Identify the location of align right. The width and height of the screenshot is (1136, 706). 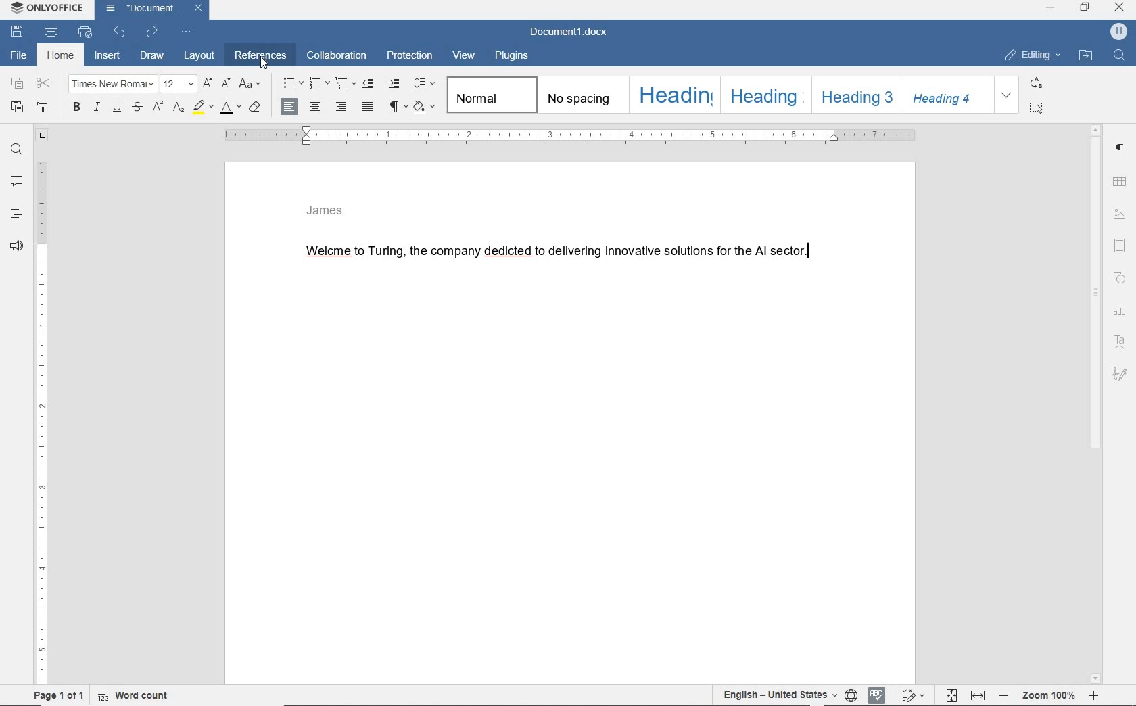
(344, 109).